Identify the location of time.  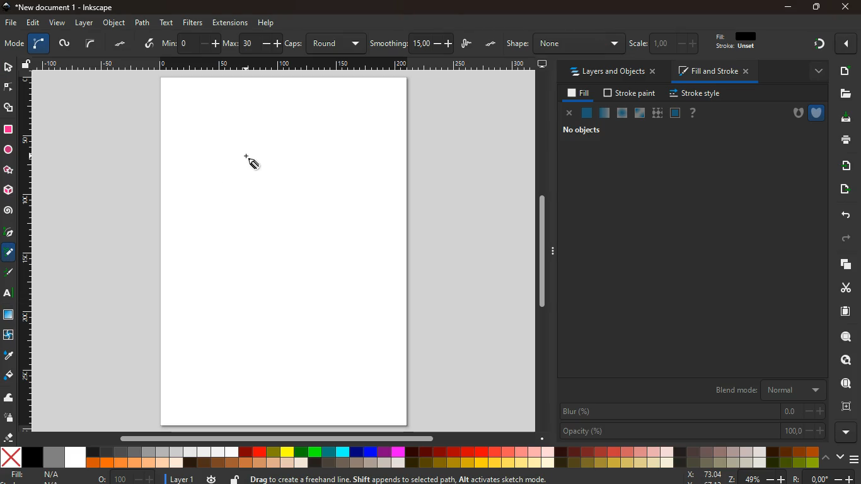
(211, 478).